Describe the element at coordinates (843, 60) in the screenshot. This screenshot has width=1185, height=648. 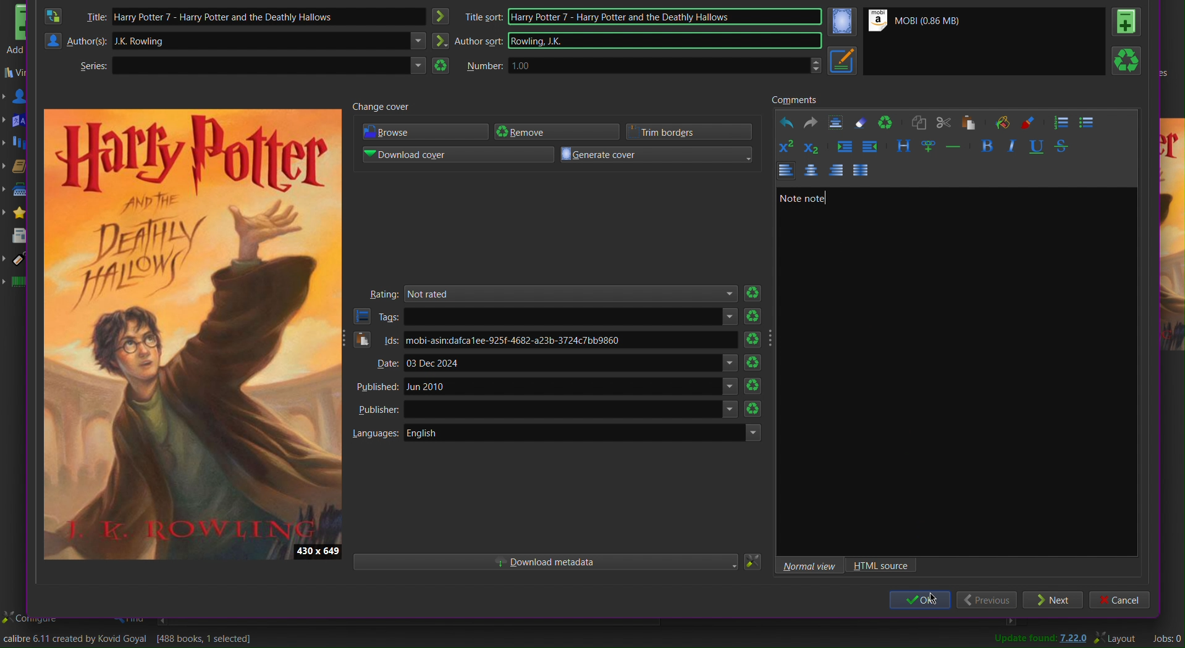
I see `Metadata` at that location.